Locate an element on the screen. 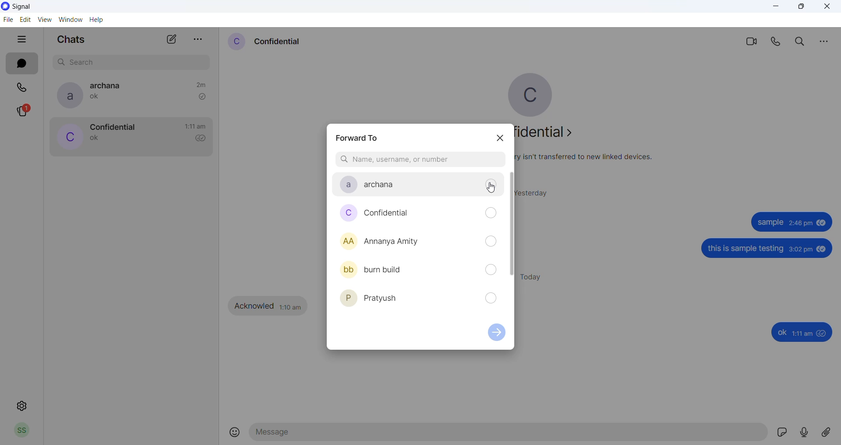  Acknowled is located at coordinates (255, 306).